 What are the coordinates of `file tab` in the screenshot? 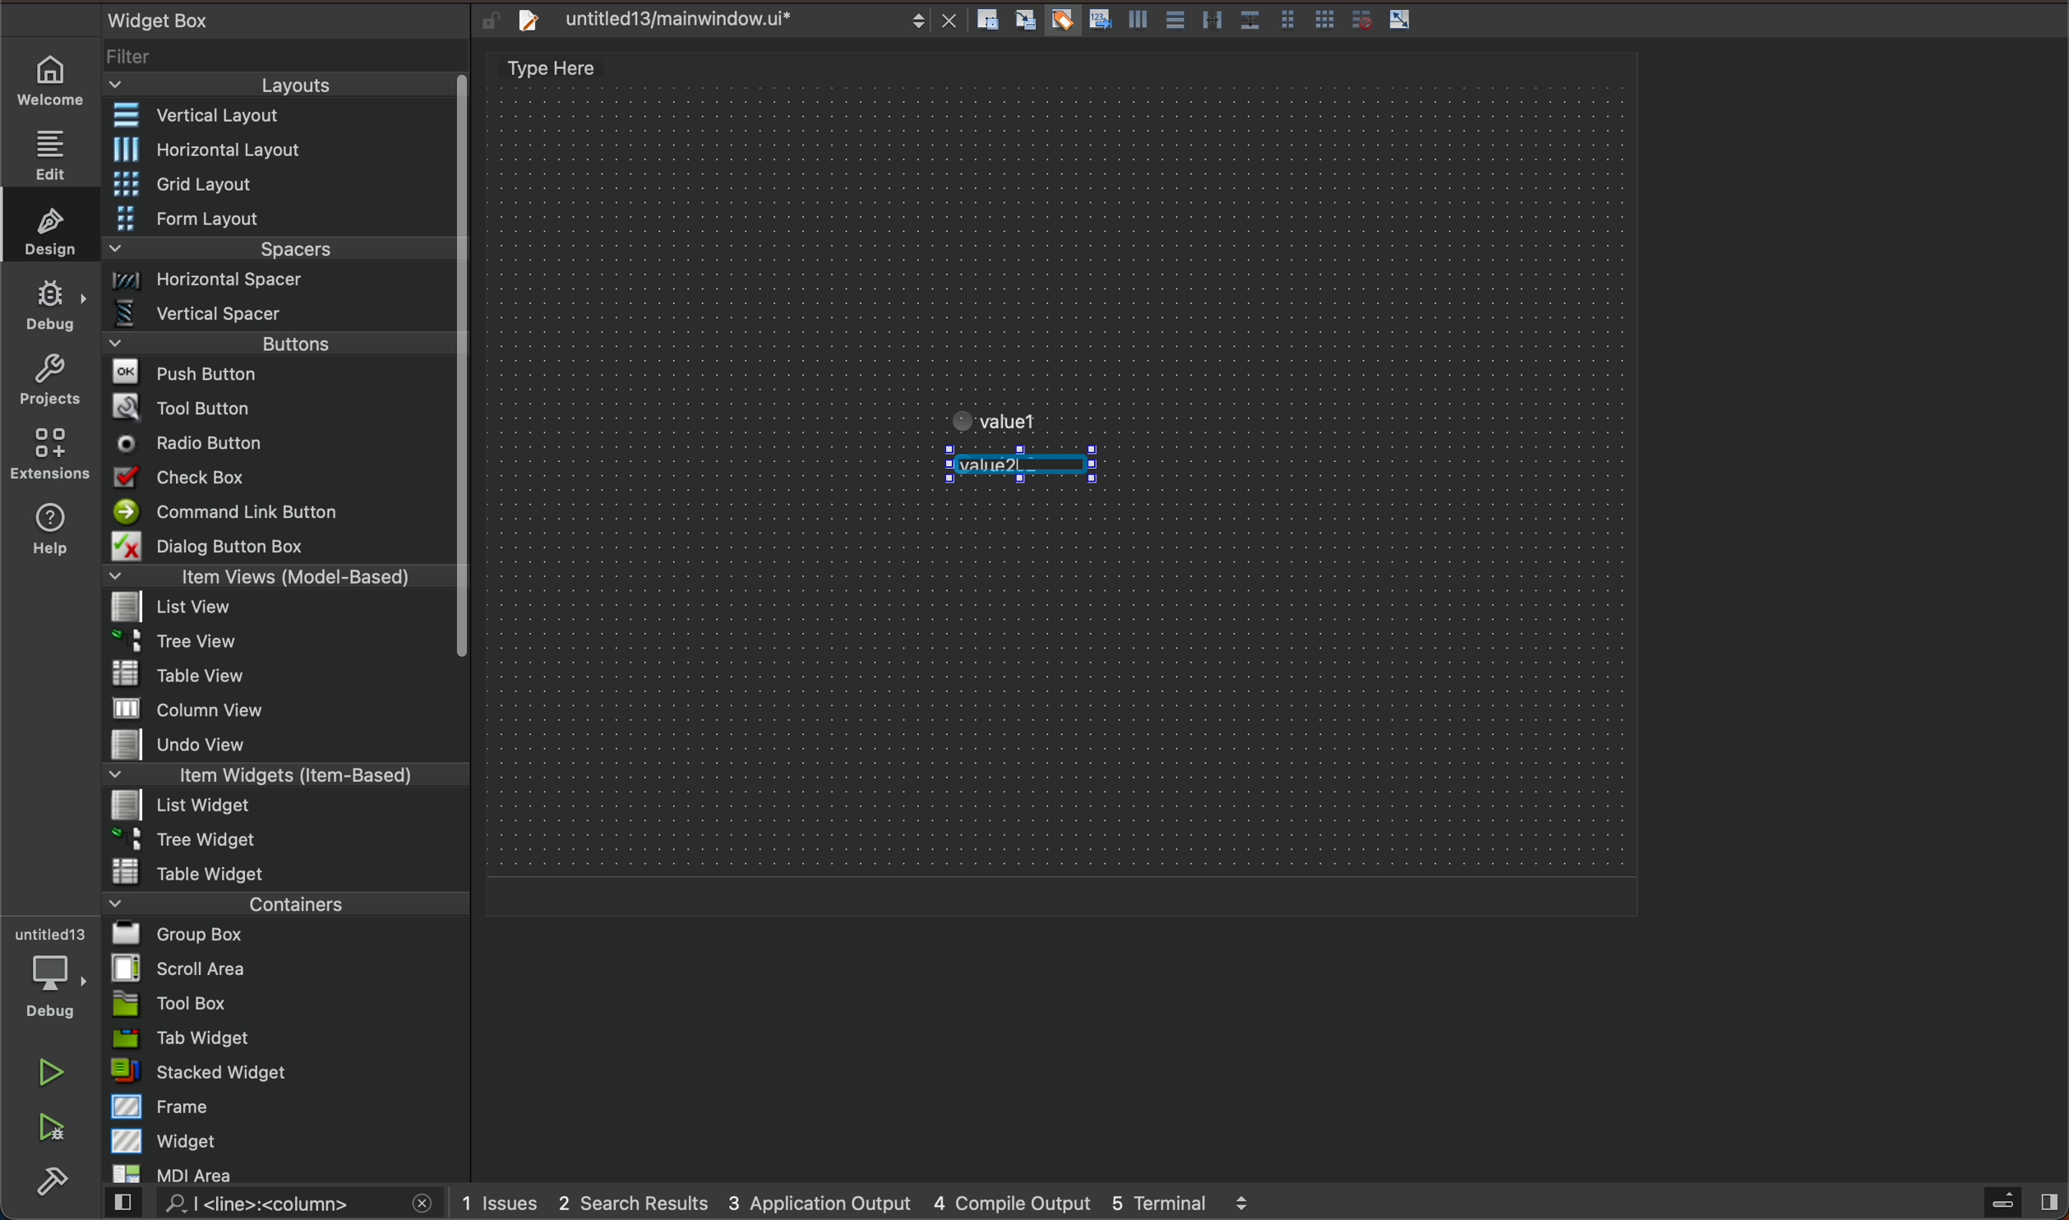 It's located at (732, 21).